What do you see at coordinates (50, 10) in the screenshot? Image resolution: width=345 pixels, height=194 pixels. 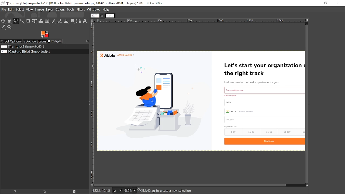 I see `Layer` at bounding box center [50, 10].